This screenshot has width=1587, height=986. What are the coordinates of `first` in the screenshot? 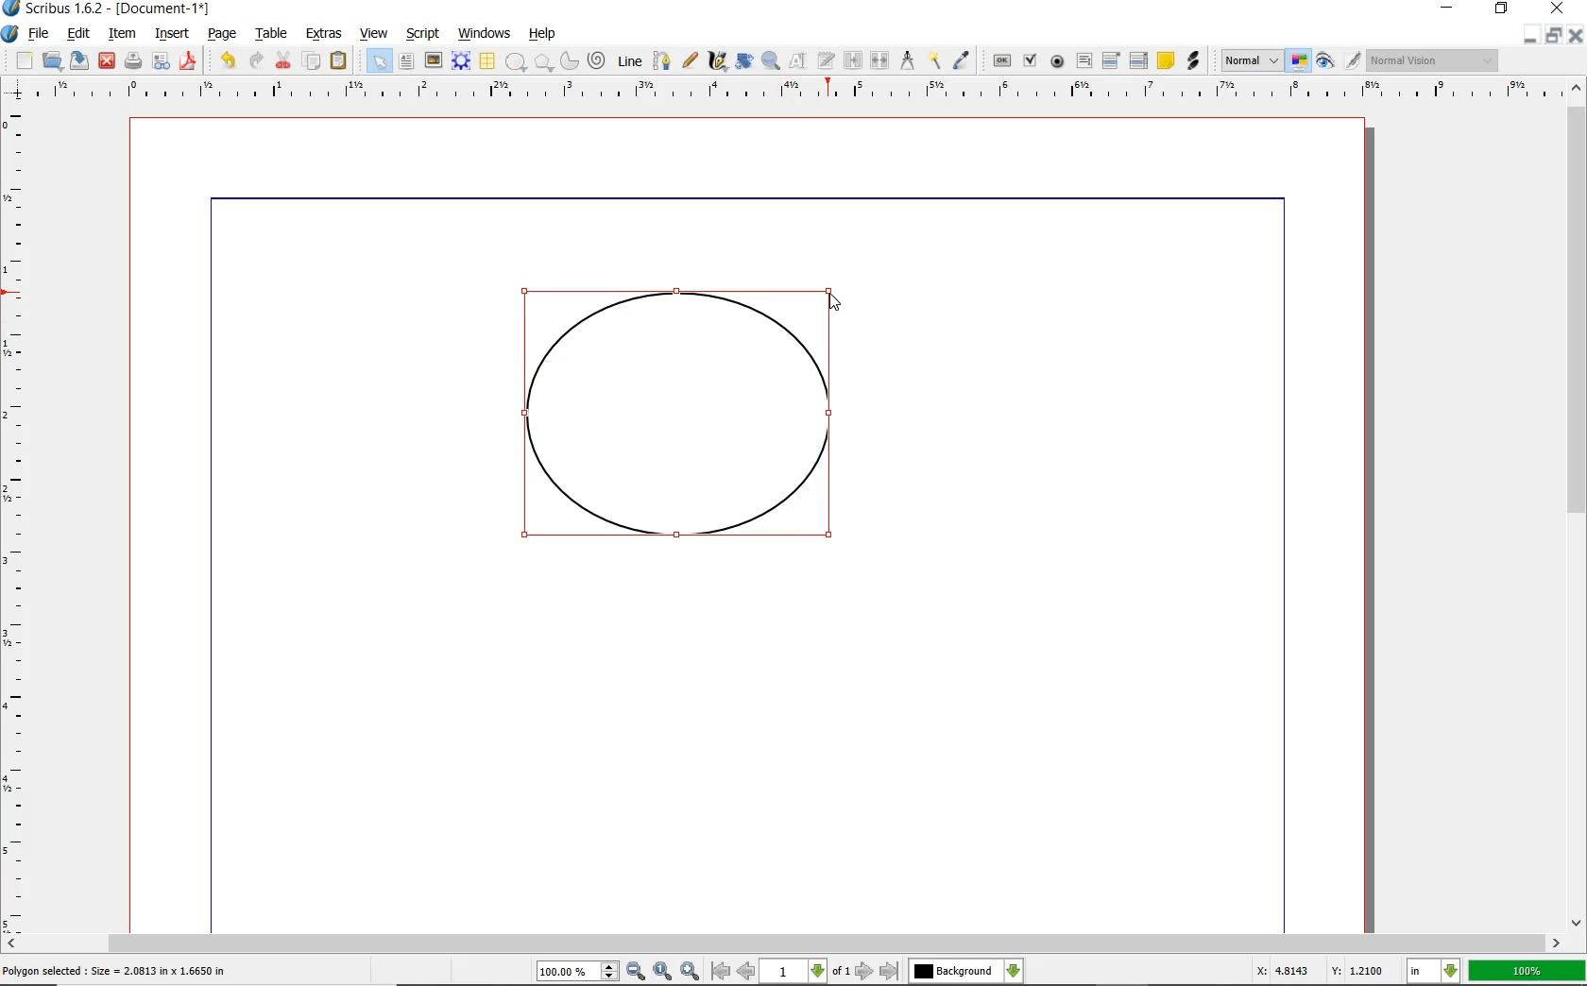 It's located at (720, 971).